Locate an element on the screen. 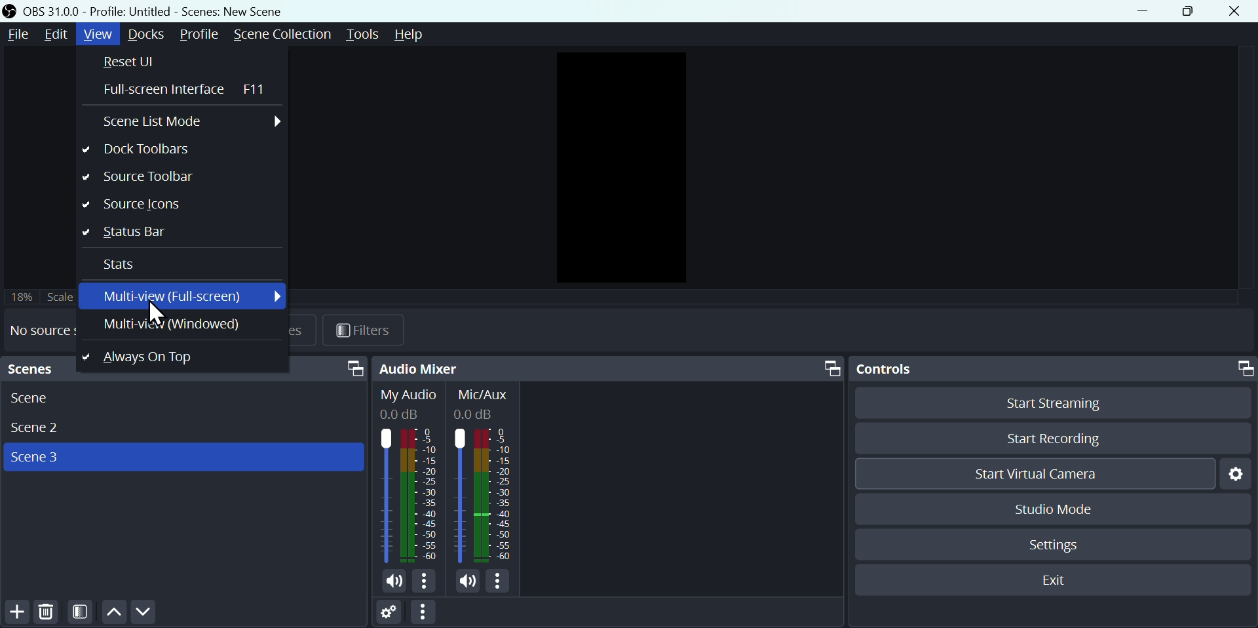 The image size is (1258, 628). Delete is located at coordinates (48, 614).